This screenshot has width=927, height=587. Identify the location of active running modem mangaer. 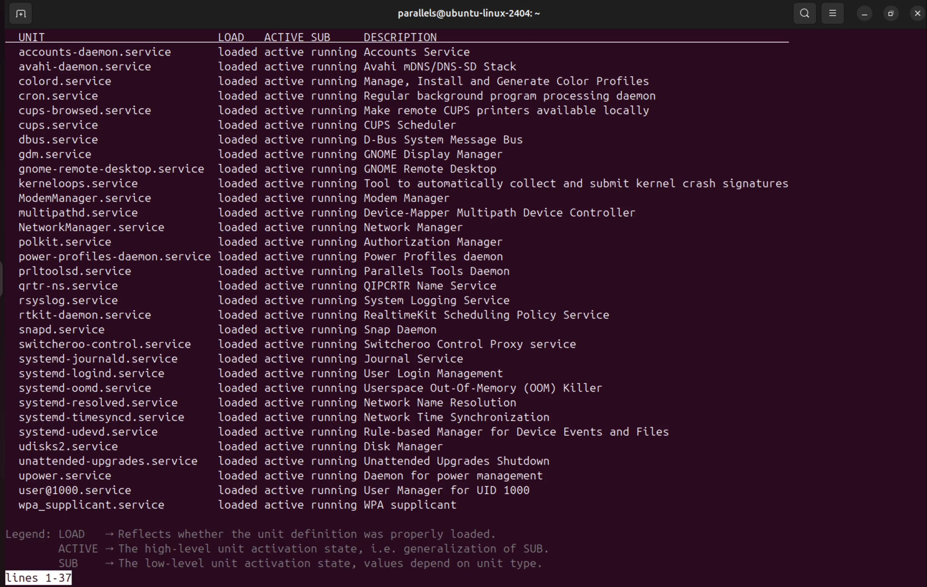
(367, 199).